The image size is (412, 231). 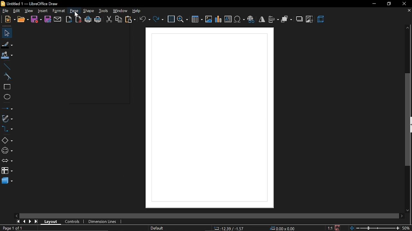 I want to click on flowchart, so click(x=7, y=170).